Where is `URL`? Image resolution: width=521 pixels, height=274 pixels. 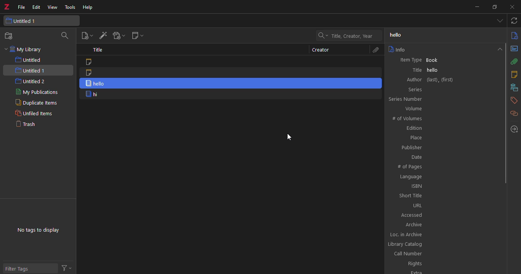 URL is located at coordinates (444, 205).